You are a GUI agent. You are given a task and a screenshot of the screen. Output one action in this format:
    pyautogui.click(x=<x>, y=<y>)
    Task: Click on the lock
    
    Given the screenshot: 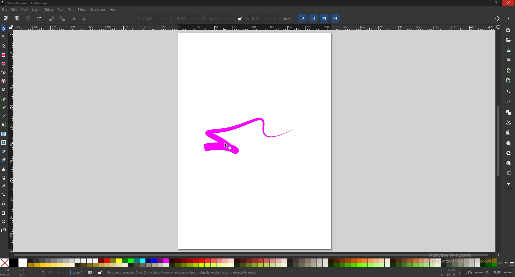 What is the action you would take?
    pyautogui.click(x=240, y=19)
    